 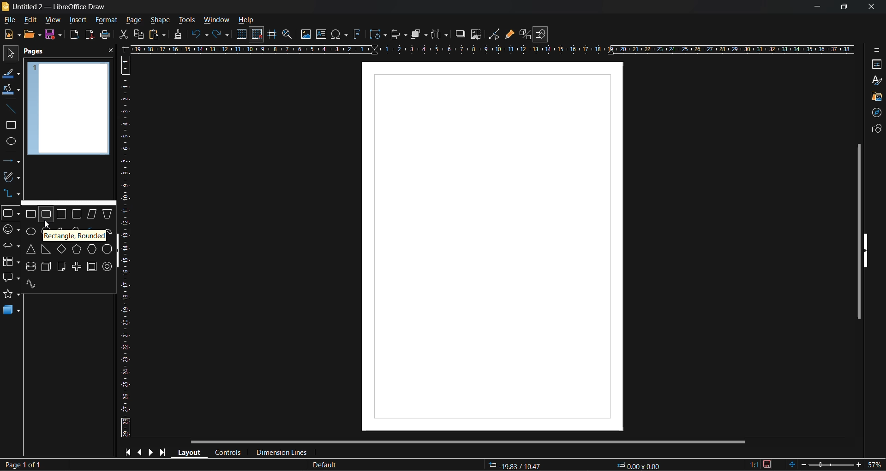 What do you see at coordinates (157, 35) in the screenshot?
I see `paste` at bounding box center [157, 35].